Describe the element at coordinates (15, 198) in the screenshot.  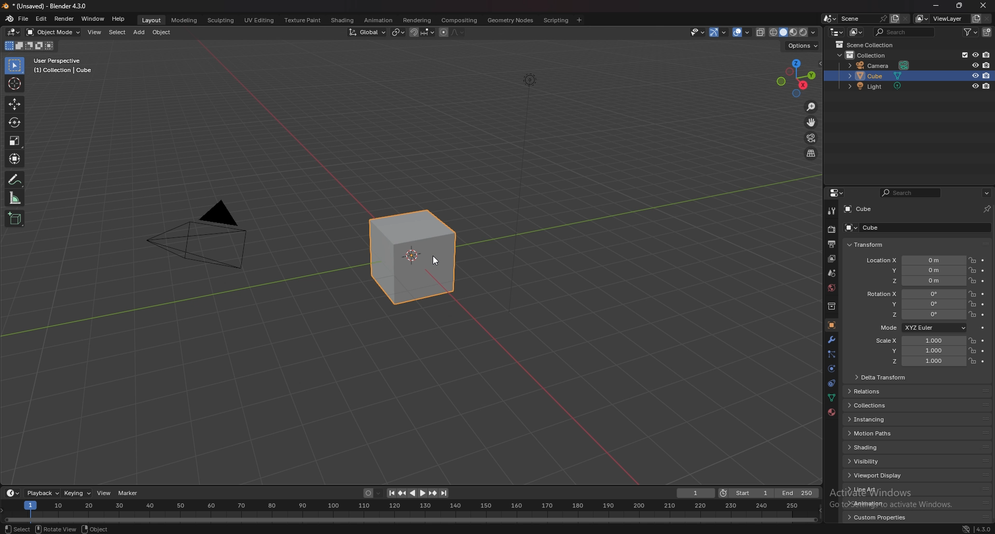
I see `measure` at that location.